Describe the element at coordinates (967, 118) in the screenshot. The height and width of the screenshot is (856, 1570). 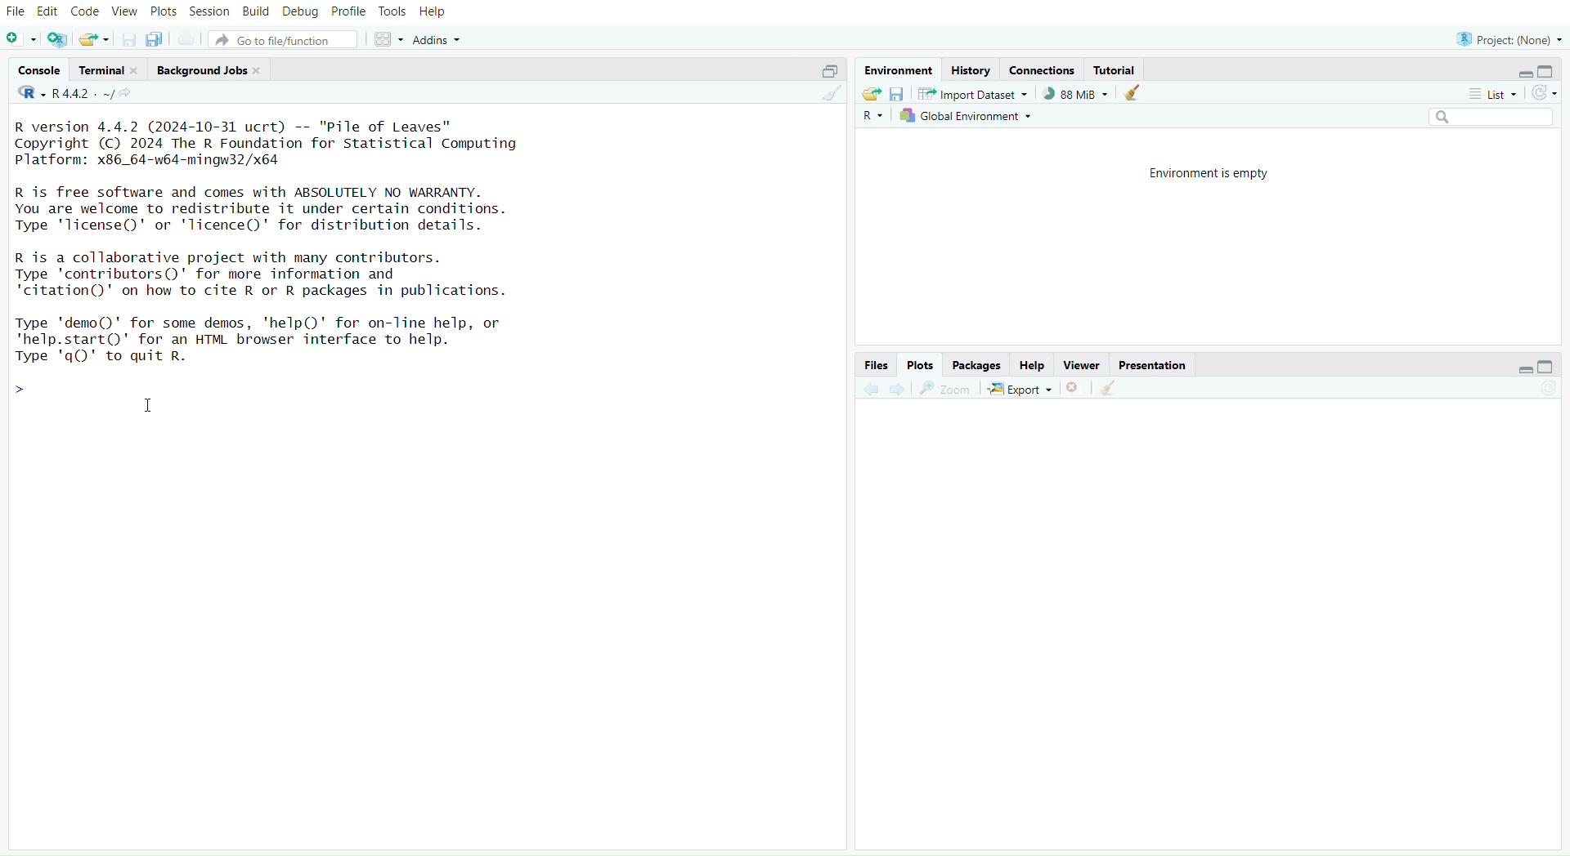
I see `global environment` at that location.